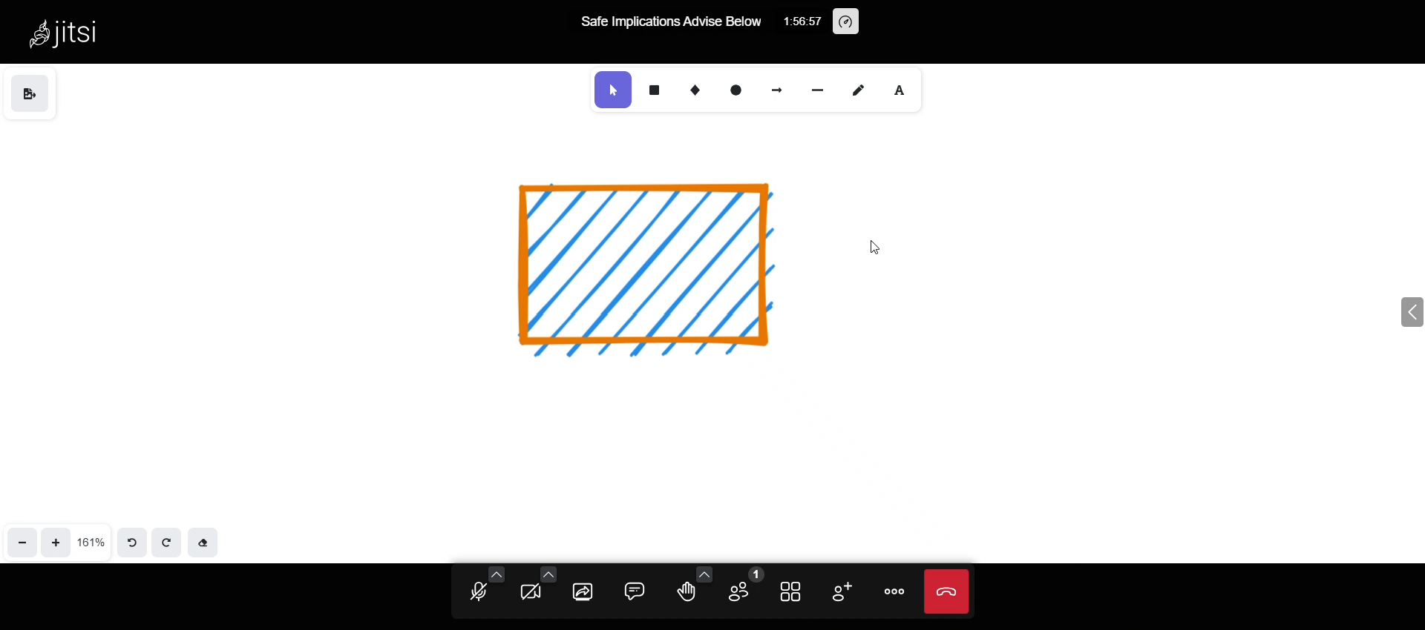 This screenshot has height=630, width=1425. What do you see at coordinates (80, 31) in the screenshot?
I see `Jitsi` at bounding box center [80, 31].